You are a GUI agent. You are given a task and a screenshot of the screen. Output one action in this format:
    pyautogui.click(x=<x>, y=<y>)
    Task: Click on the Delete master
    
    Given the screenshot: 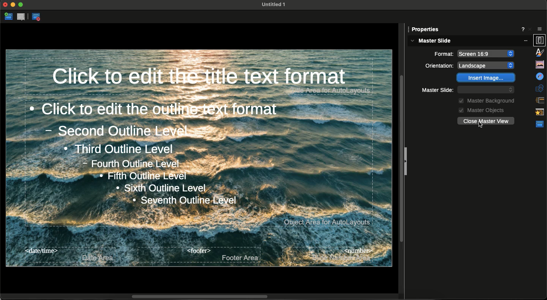 What is the action you would take?
    pyautogui.click(x=22, y=17)
    